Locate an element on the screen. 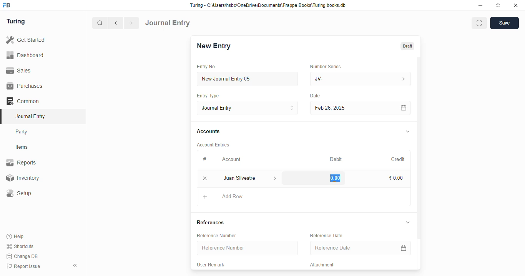 This screenshot has width=525, height=276. remove is located at coordinates (206, 179).